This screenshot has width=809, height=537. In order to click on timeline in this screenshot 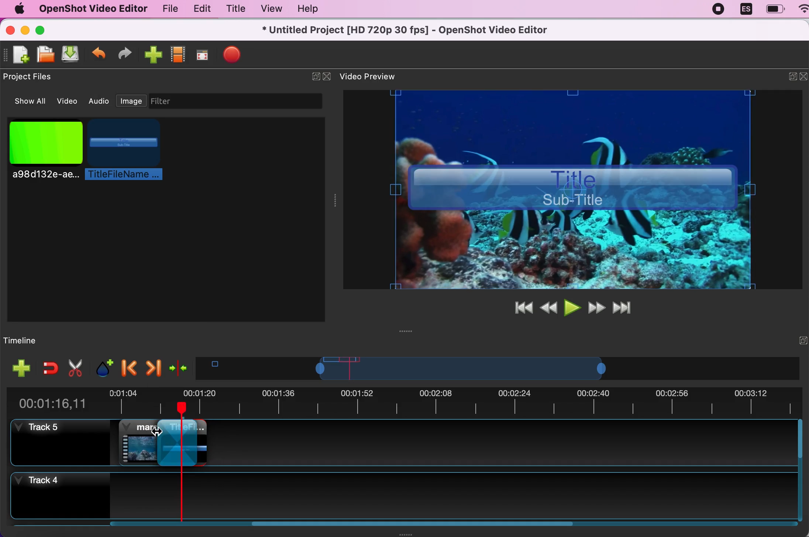, I will do `click(489, 368)`.